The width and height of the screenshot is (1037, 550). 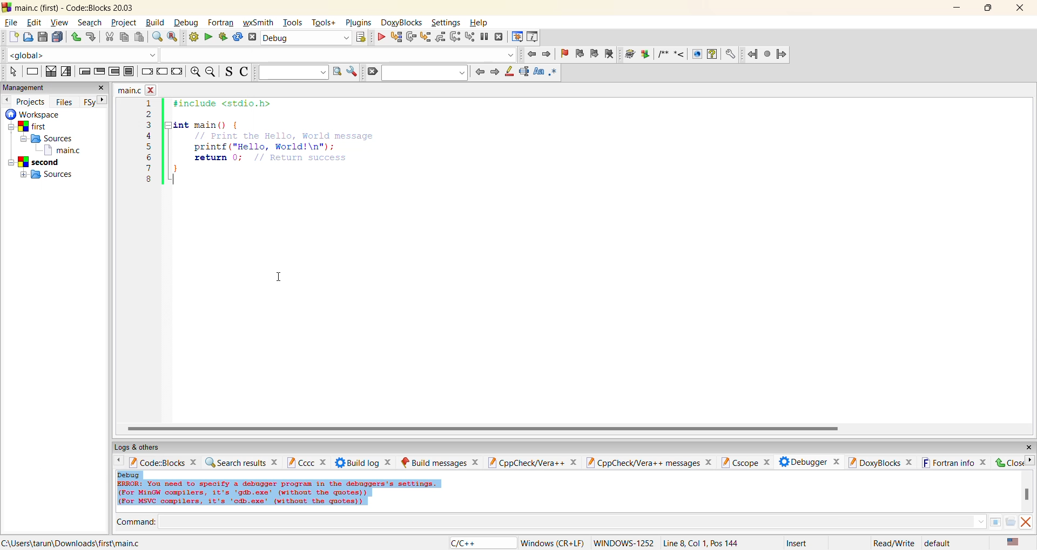 What do you see at coordinates (33, 86) in the screenshot?
I see `management` at bounding box center [33, 86].